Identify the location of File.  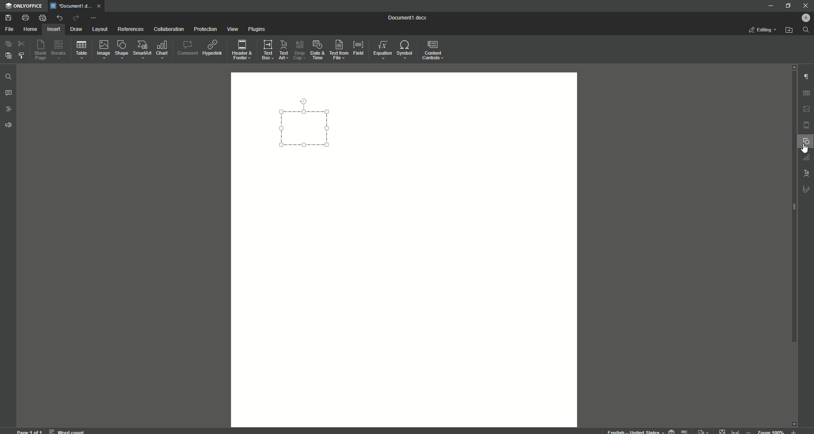
(9, 30).